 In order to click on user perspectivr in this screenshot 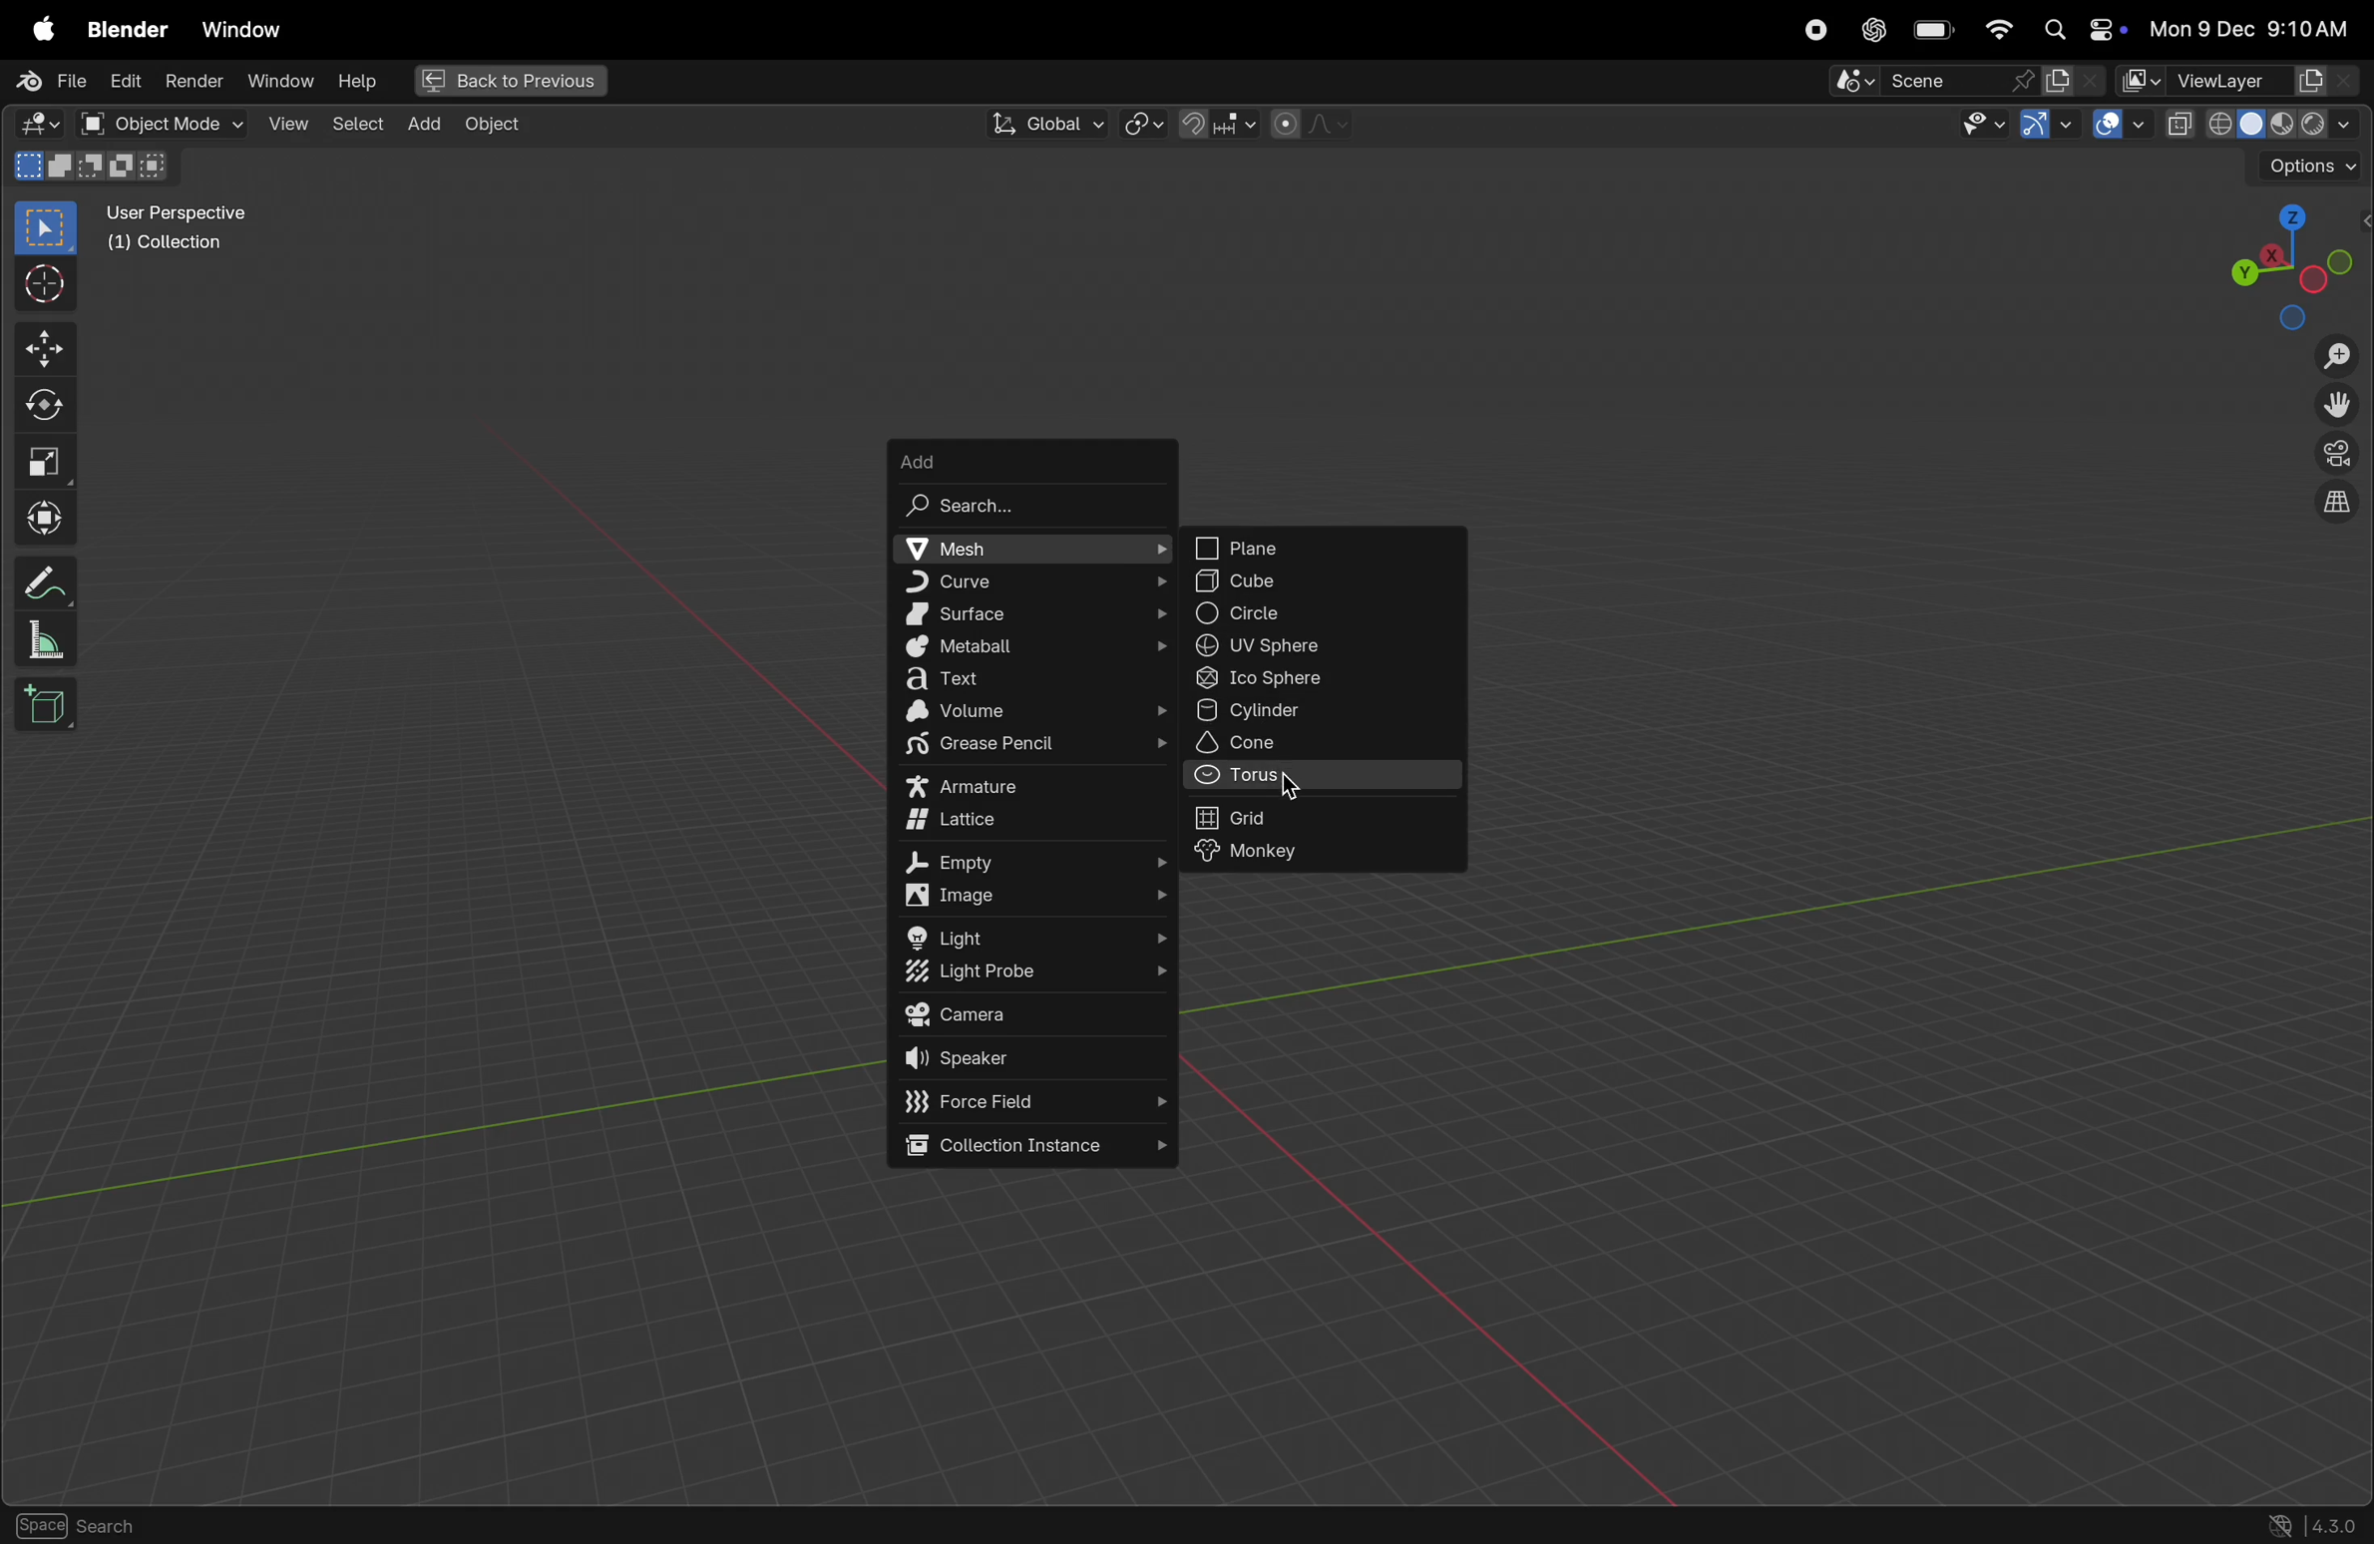, I will do `click(183, 232)`.